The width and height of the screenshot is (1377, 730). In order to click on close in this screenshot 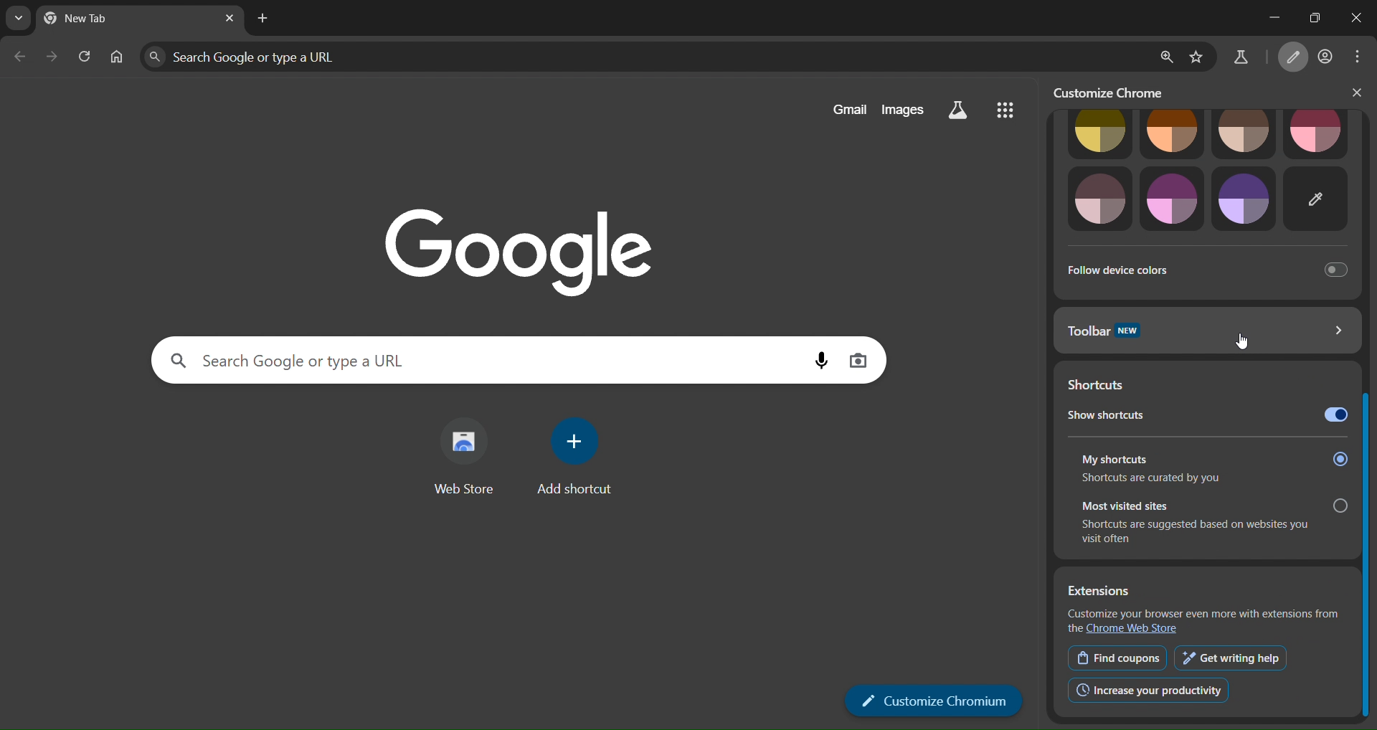, I will do `click(1352, 93)`.